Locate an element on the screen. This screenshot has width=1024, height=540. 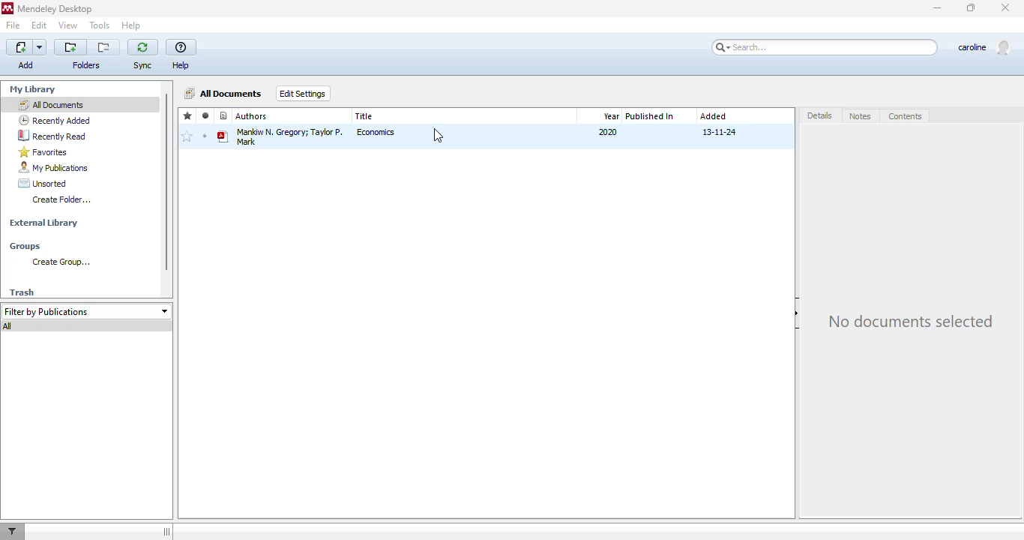
remove the current folder is located at coordinates (103, 47).